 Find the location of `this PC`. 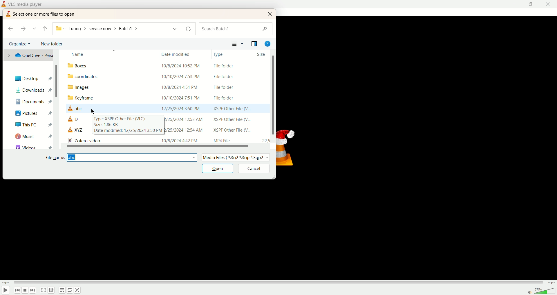

this PC is located at coordinates (32, 125).